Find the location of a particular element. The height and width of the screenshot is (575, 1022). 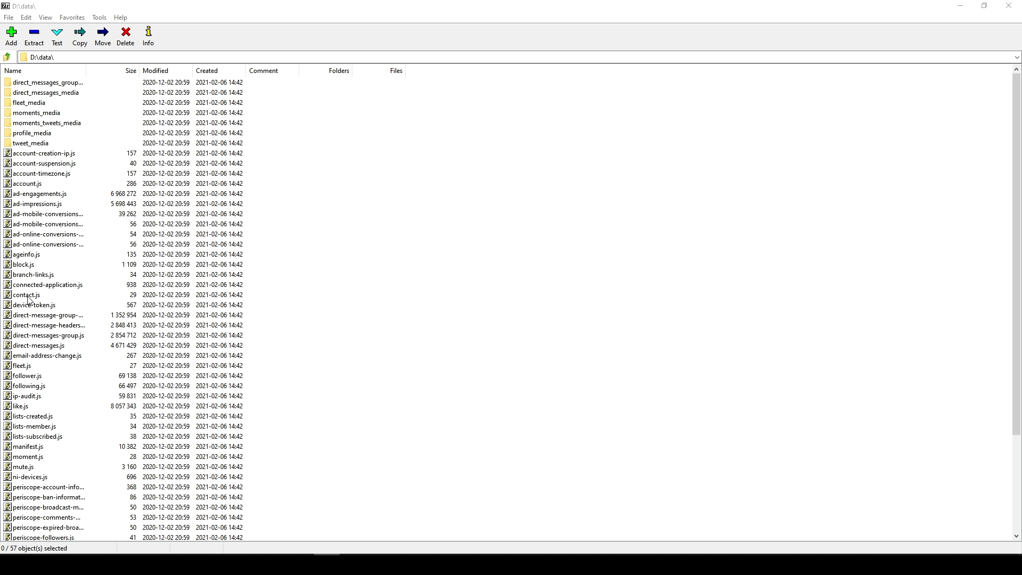

name is located at coordinates (17, 70).